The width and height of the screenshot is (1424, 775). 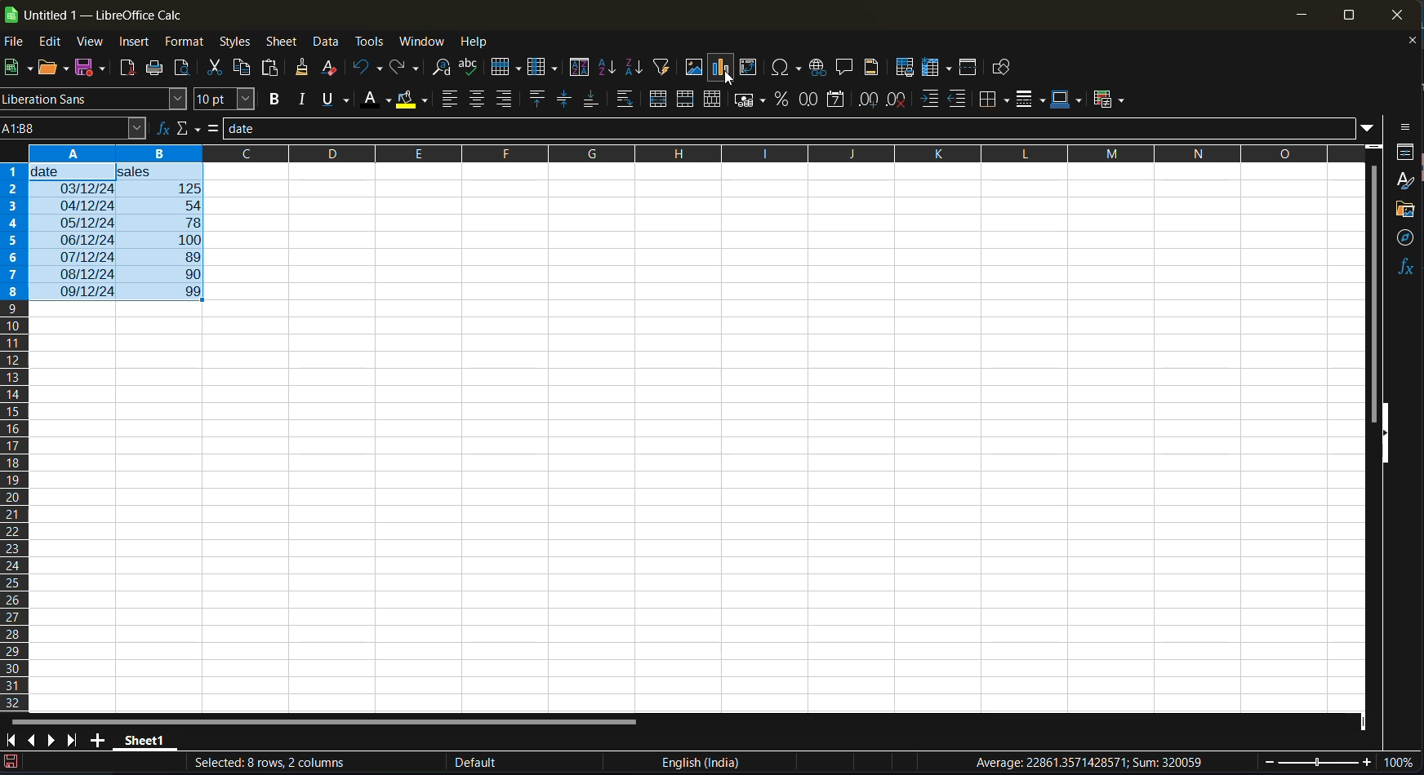 I want to click on file, so click(x=16, y=42).